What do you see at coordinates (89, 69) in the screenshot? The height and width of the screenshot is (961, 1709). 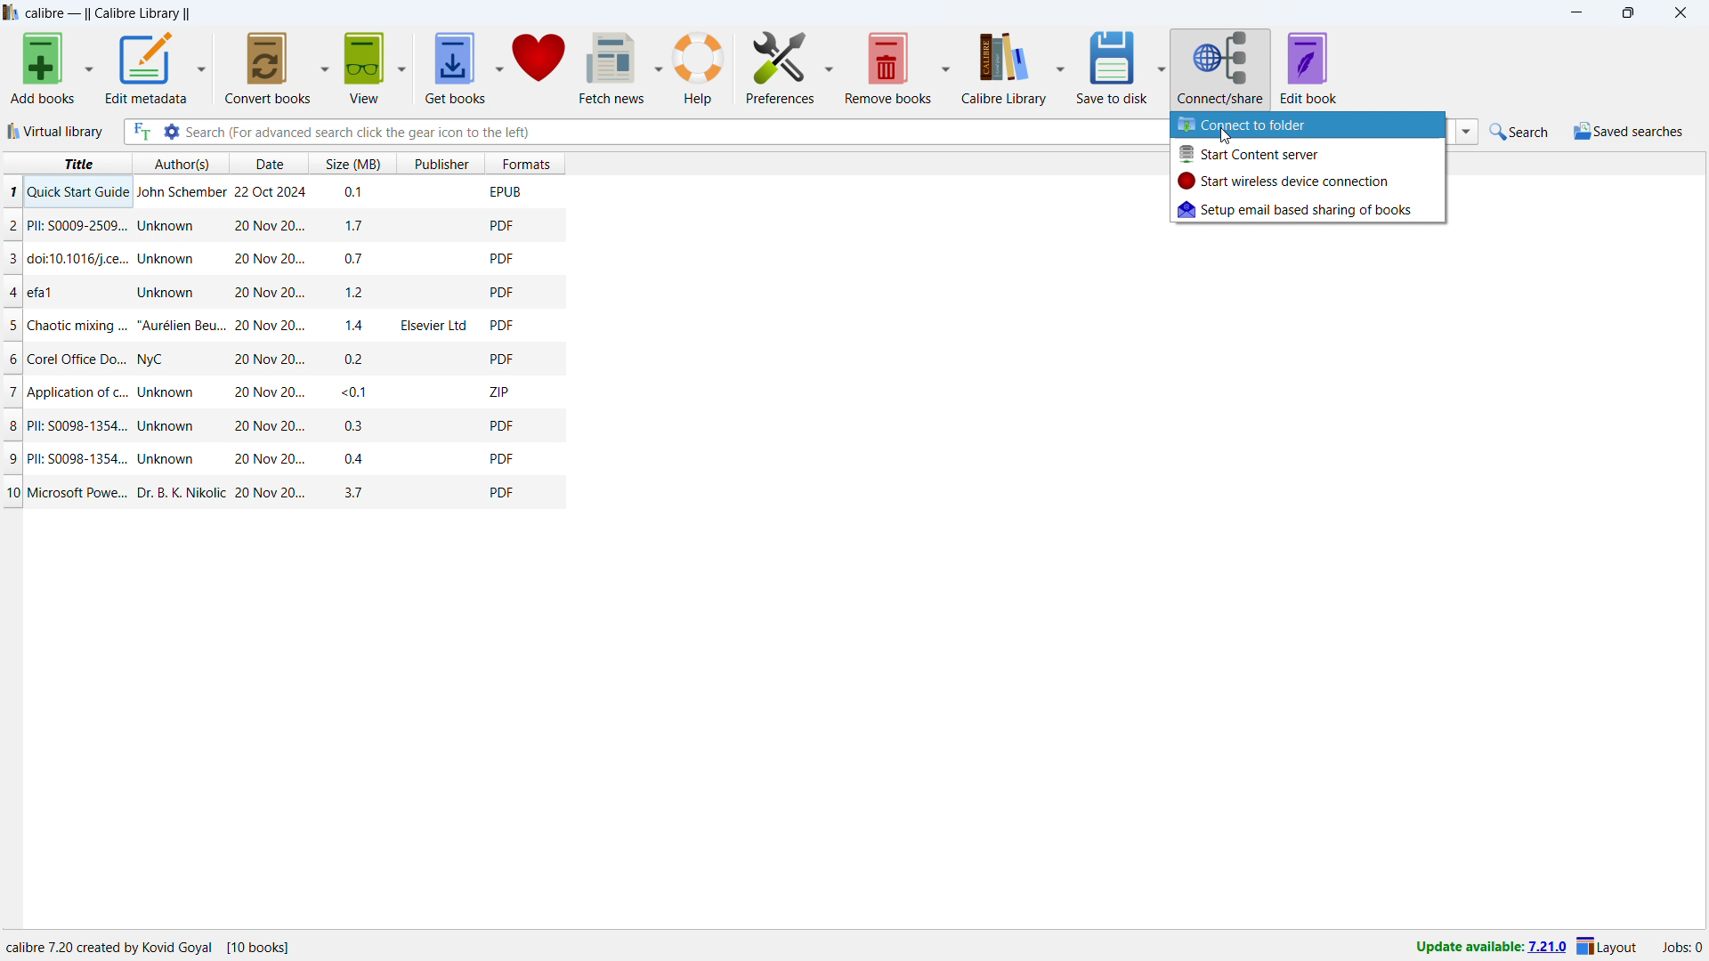 I see `add books options` at bounding box center [89, 69].